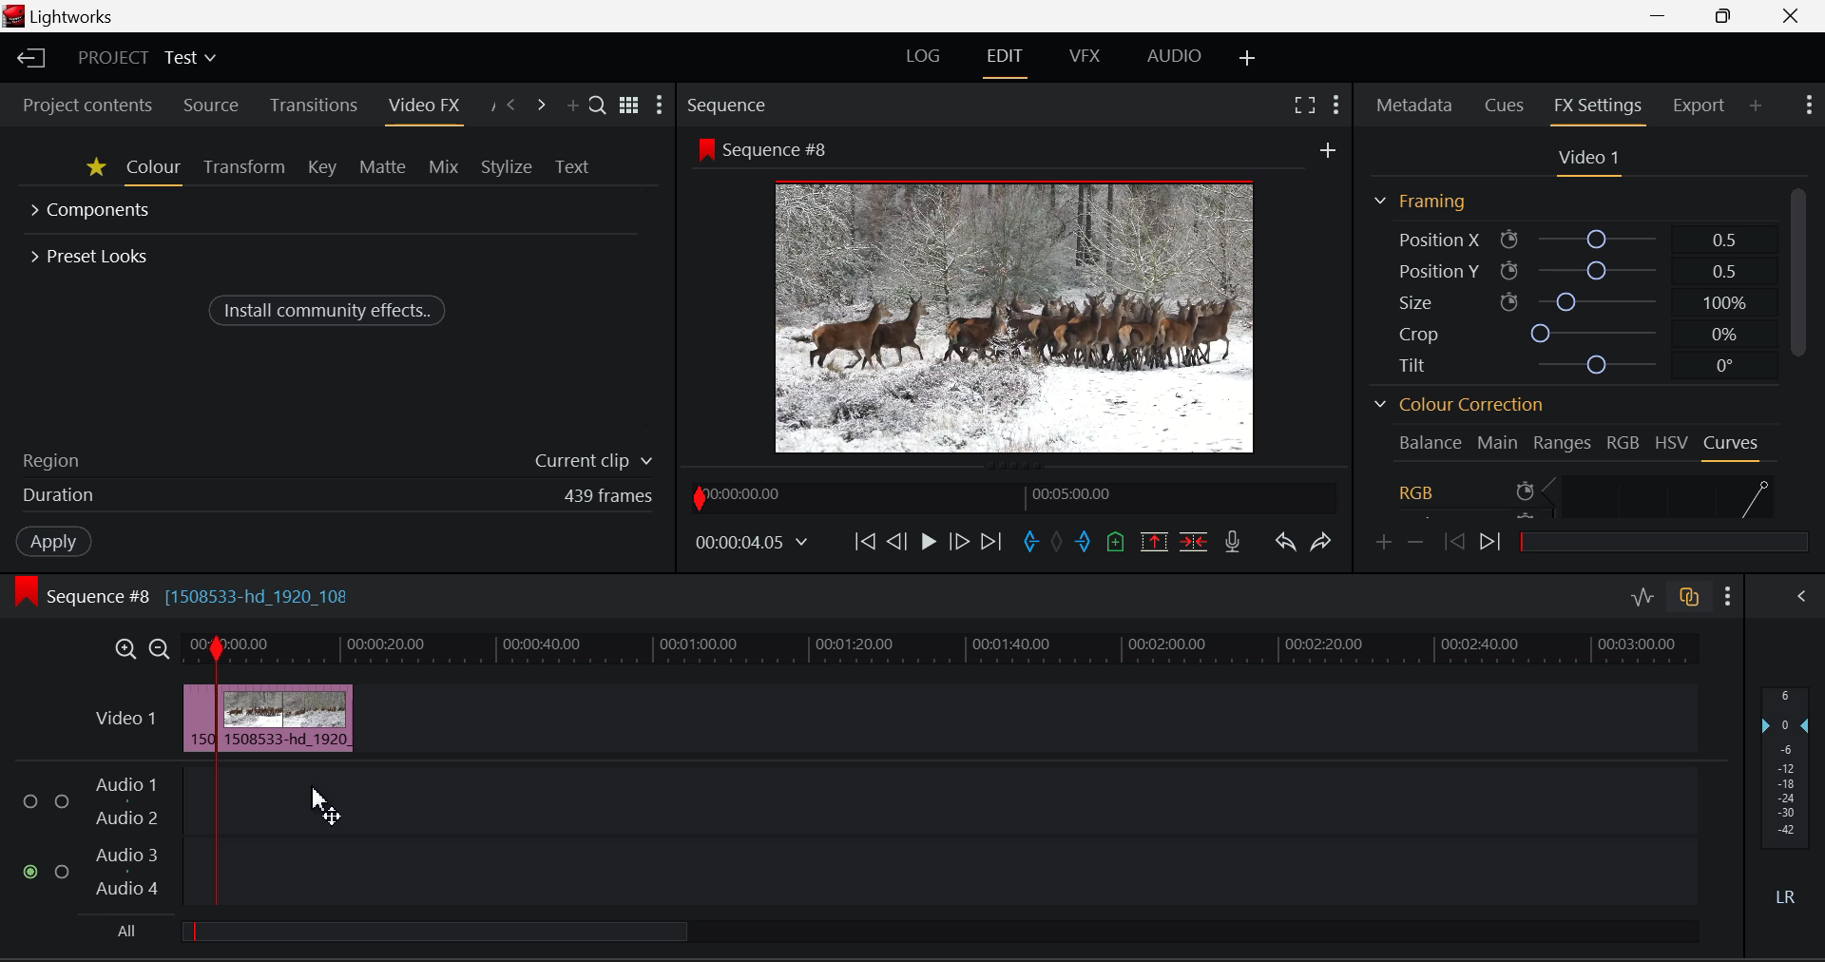  Describe the element at coordinates (1724, 16) in the screenshot. I see `Minimize` at that location.